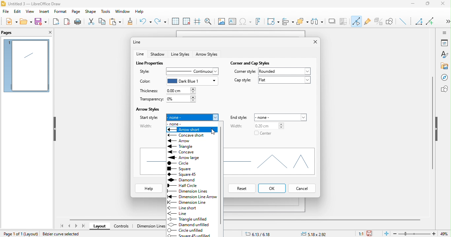 This screenshot has width=451, height=237. Describe the element at coordinates (272, 162) in the screenshot. I see `shapes` at that location.